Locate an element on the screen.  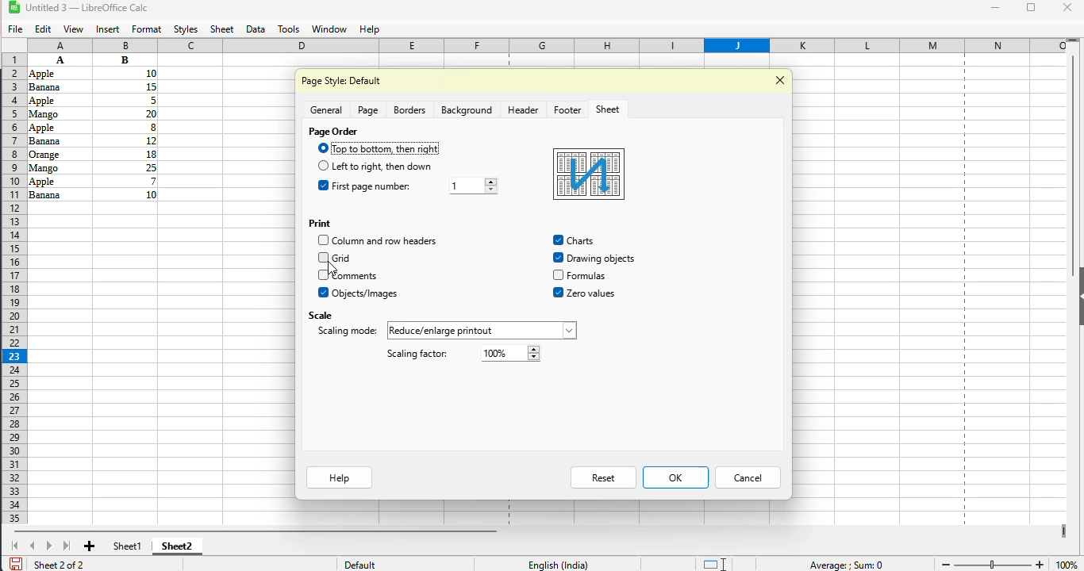
 is located at coordinates (125, 59).